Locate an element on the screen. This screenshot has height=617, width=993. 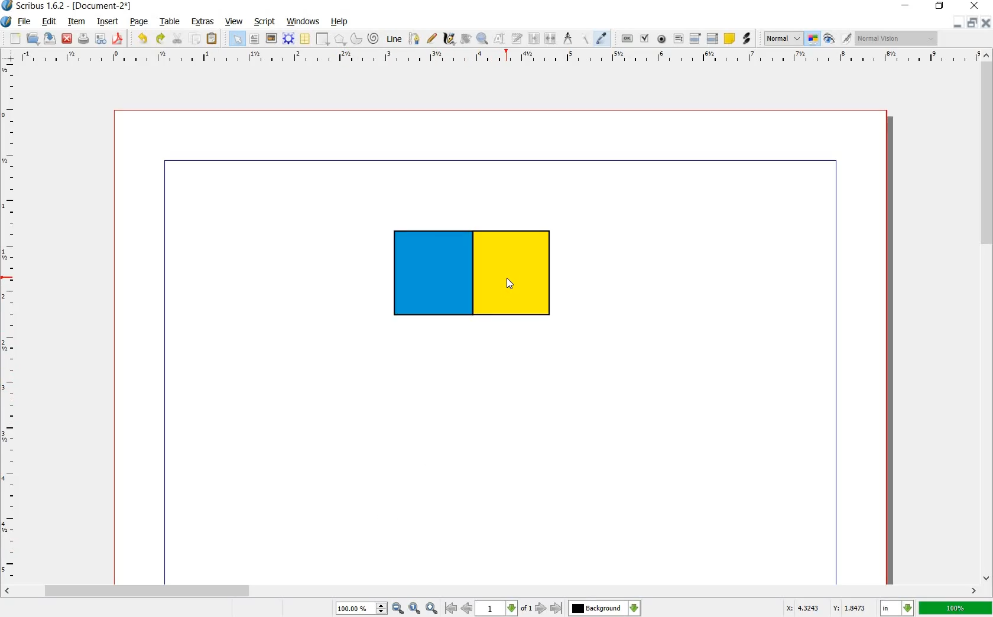
arc is located at coordinates (356, 39).